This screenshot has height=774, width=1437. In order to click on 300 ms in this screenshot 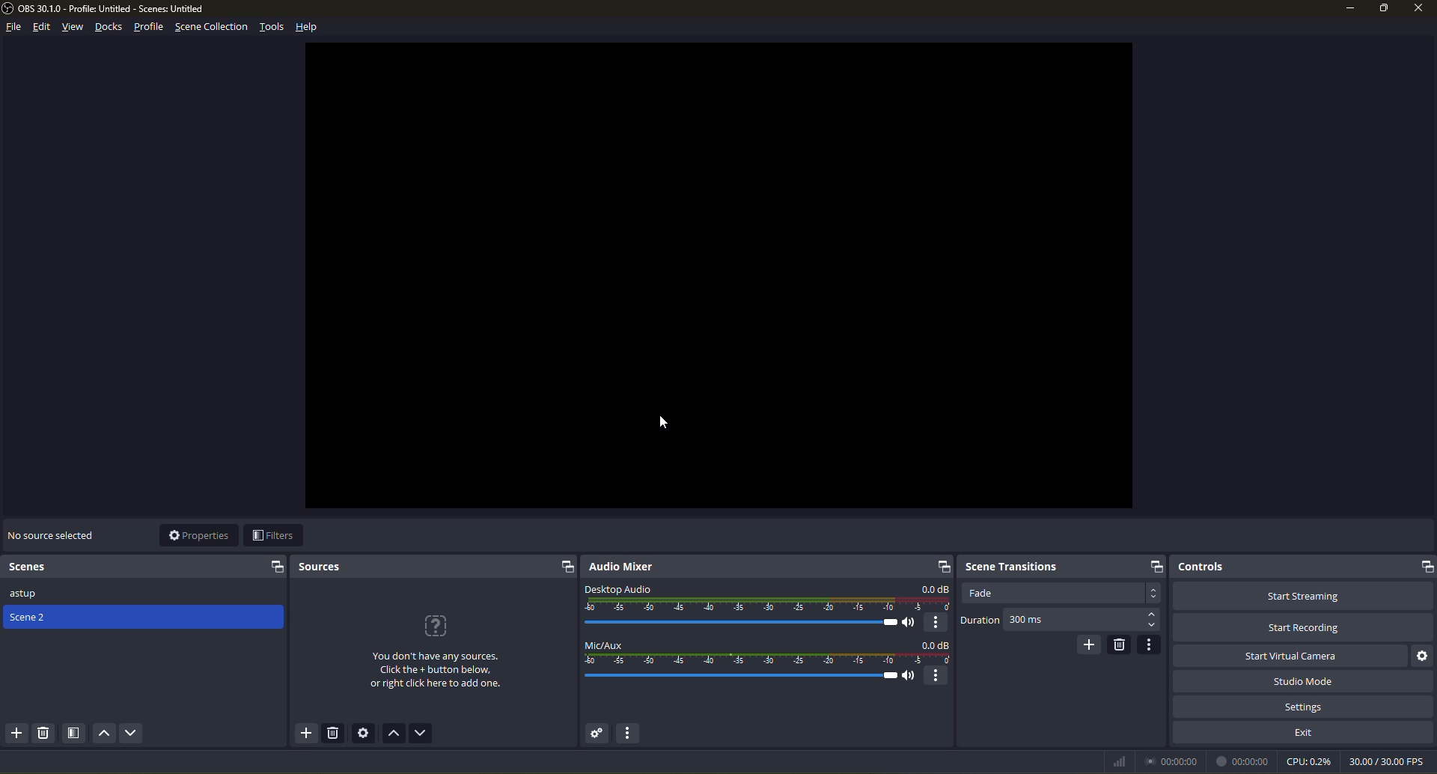, I will do `click(1031, 621)`.